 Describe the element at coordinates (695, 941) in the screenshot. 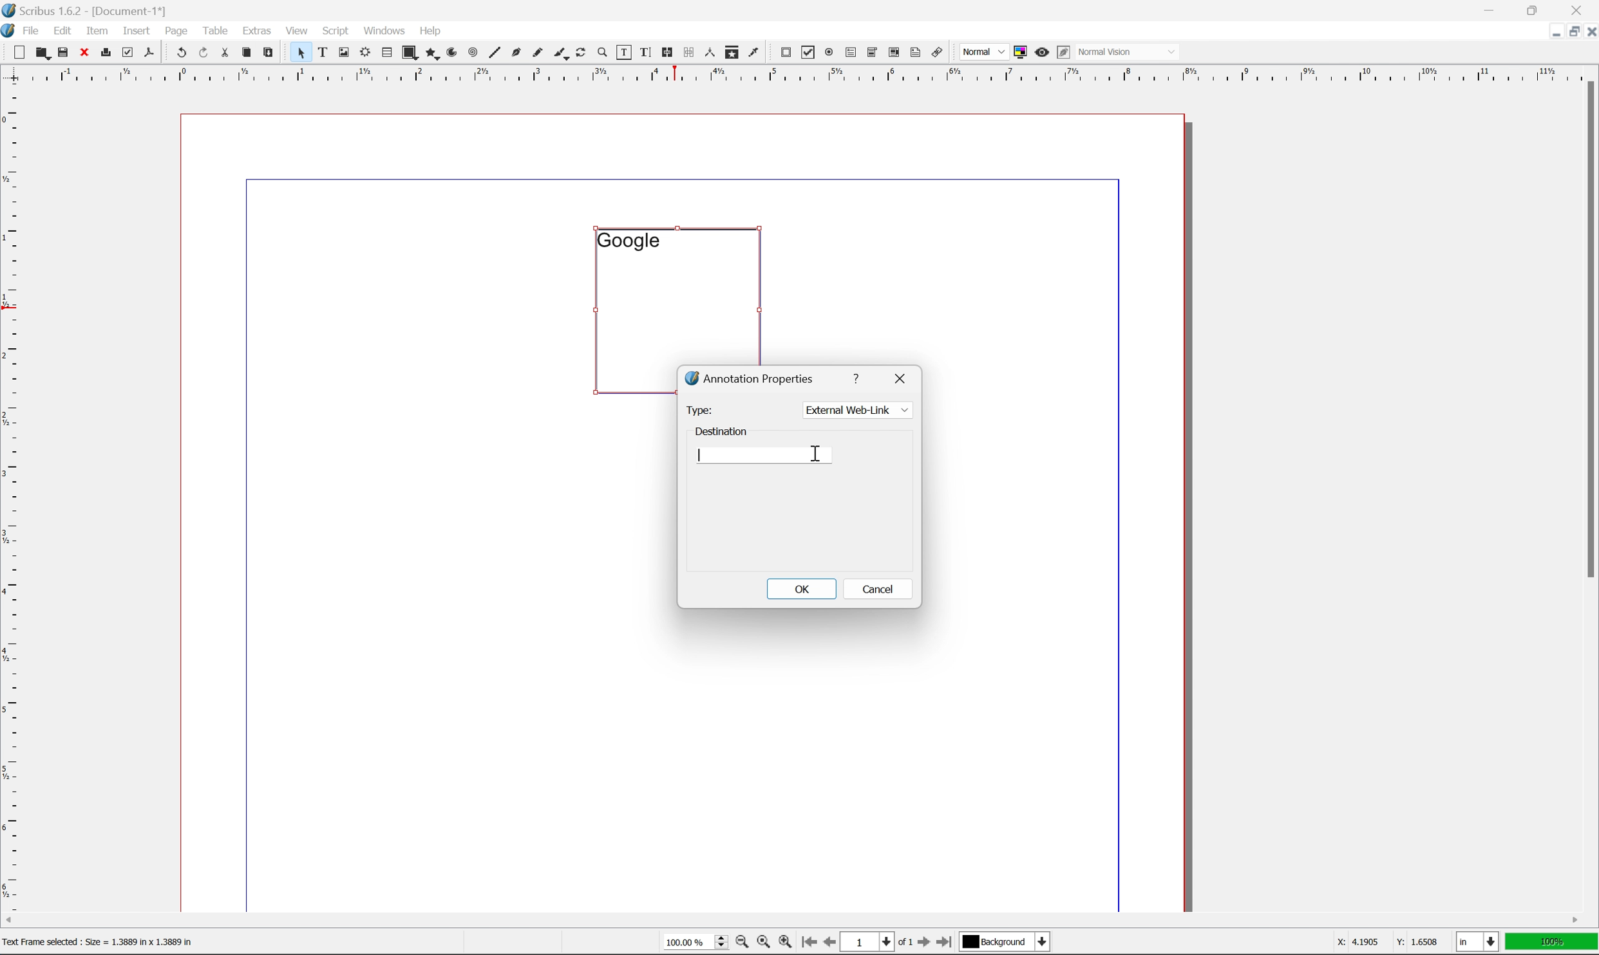

I see `select current zoom level` at that location.